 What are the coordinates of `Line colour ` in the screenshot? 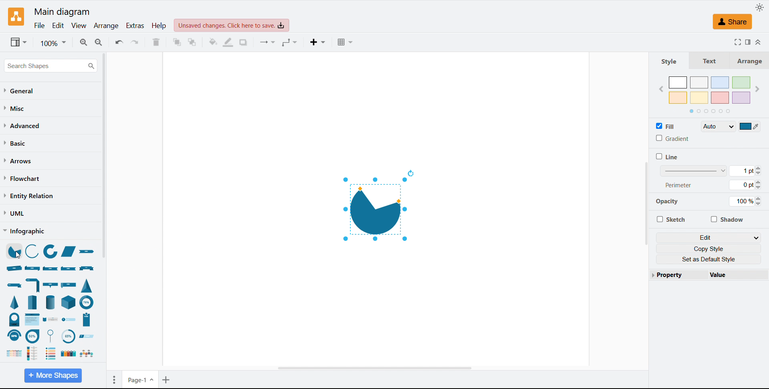 It's located at (229, 43).